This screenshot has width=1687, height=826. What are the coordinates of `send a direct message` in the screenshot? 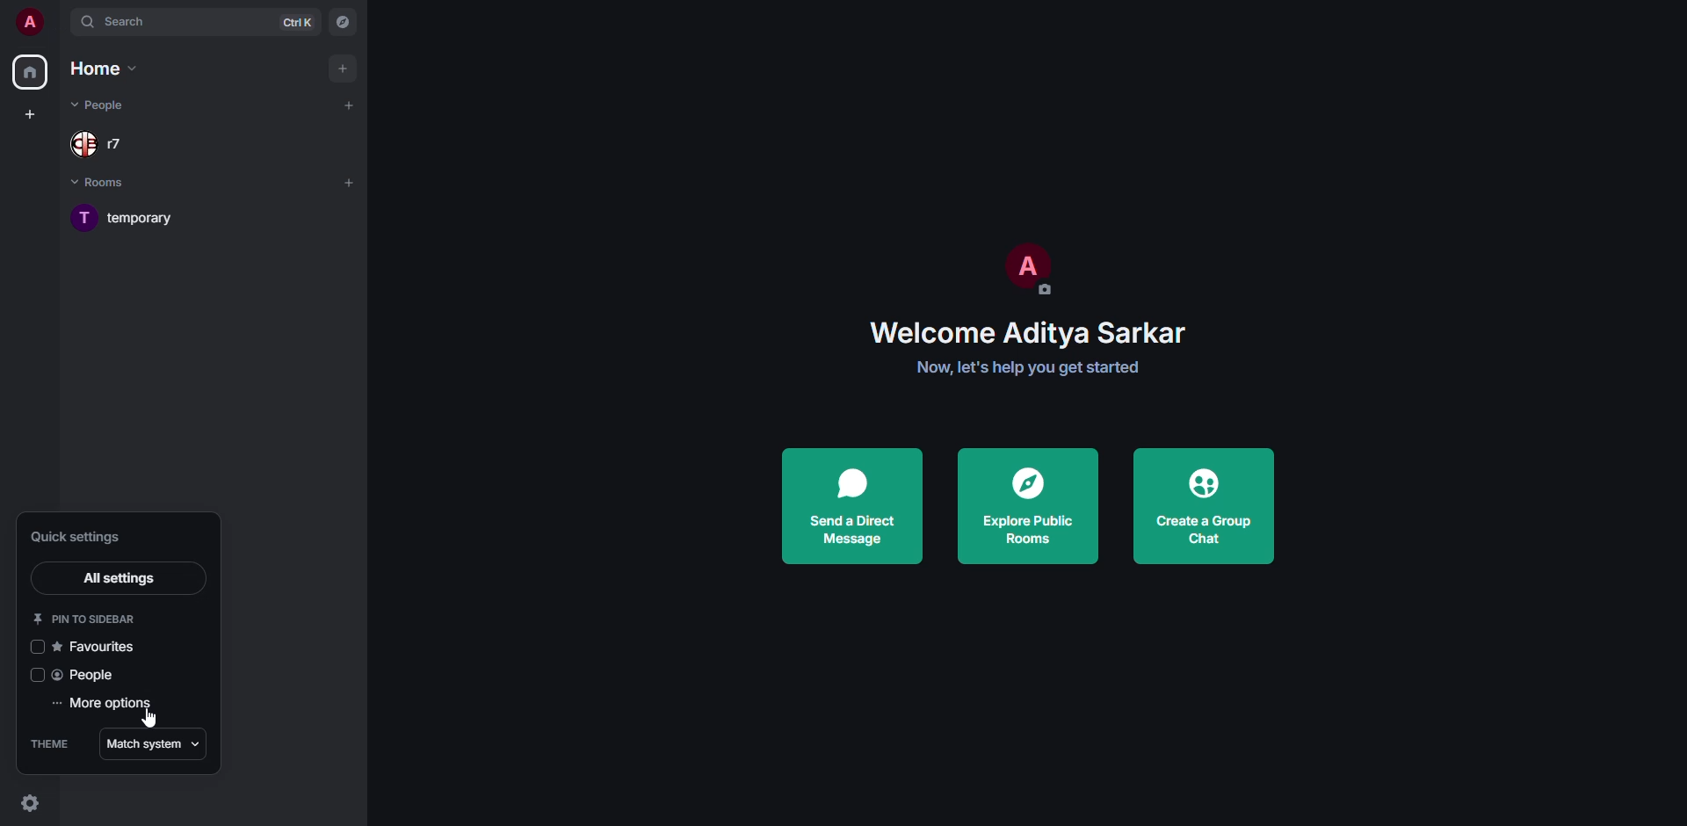 It's located at (850, 505).